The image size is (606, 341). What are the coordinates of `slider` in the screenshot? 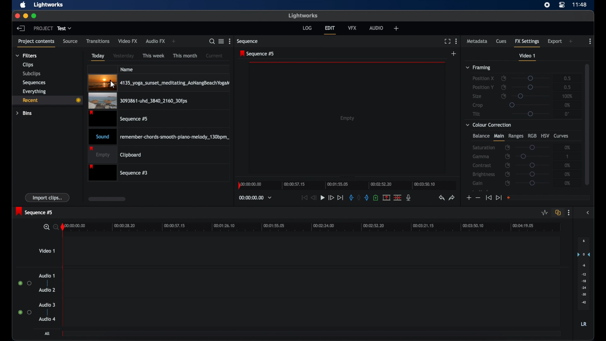 It's located at (532, 147).